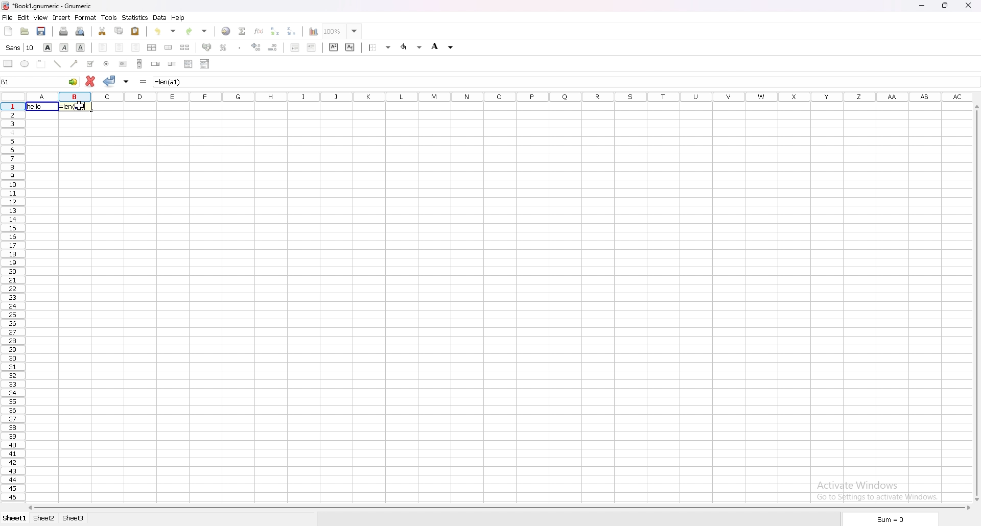 The width and height of the screenshot is (981, 526). Describe the element at coordinates (295, 47) in the screenshot. I see `decrease indent` at that location.